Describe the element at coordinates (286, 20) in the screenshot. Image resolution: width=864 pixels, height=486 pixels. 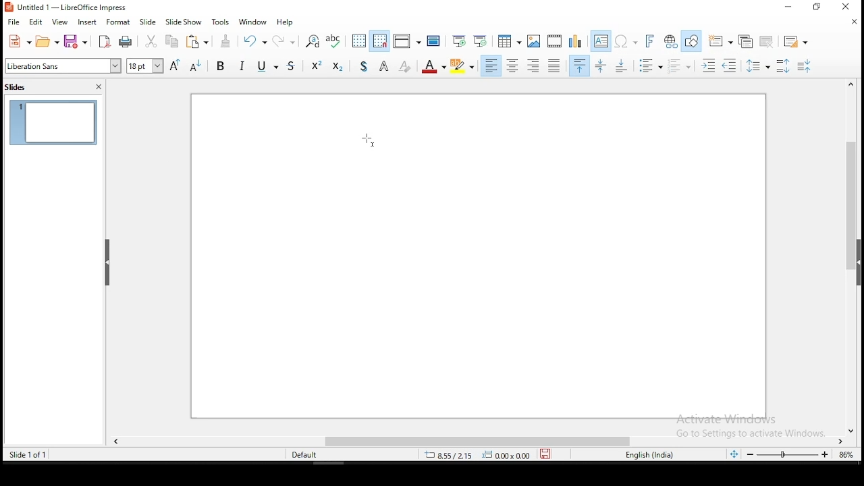
I see `help` at that location.